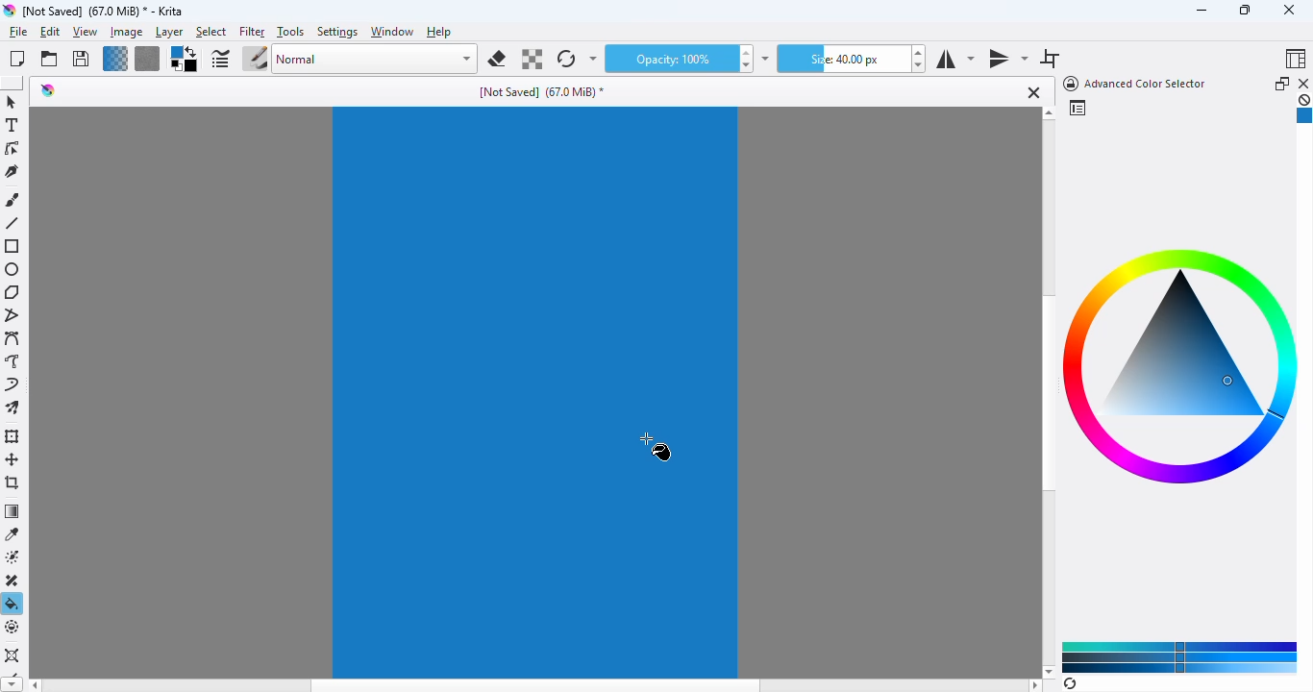 The image size is (1313, 692). Describe the element at coordinates (17, 59) in the screenshot. I see `create new document` at that location.